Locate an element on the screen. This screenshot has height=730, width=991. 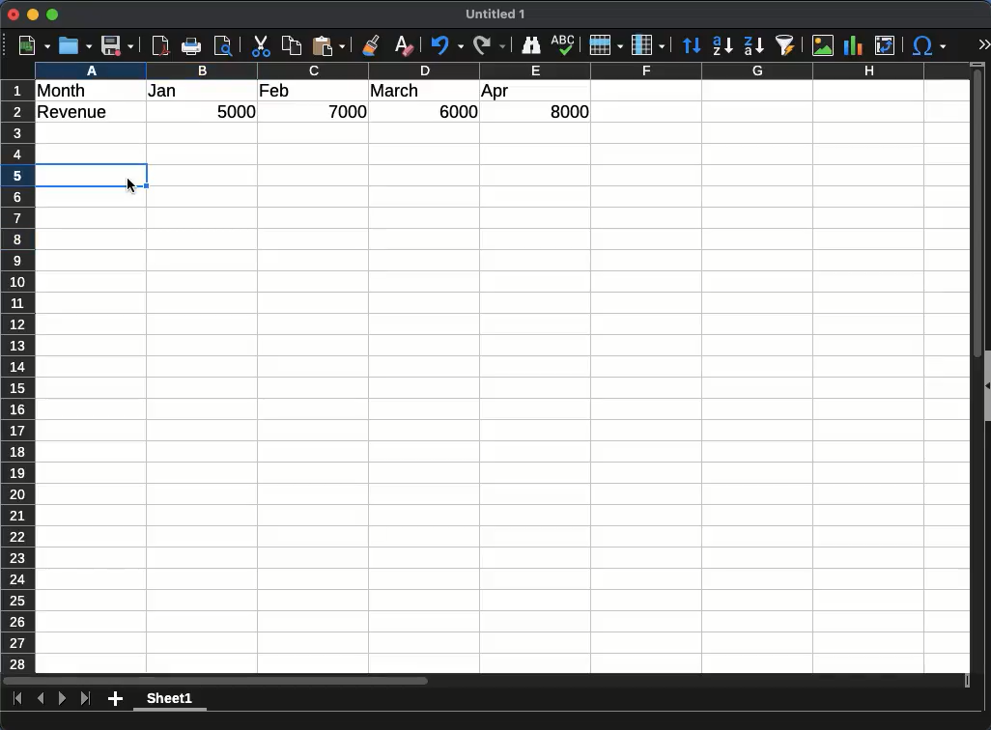
jan is located at coordinates (163, 91).